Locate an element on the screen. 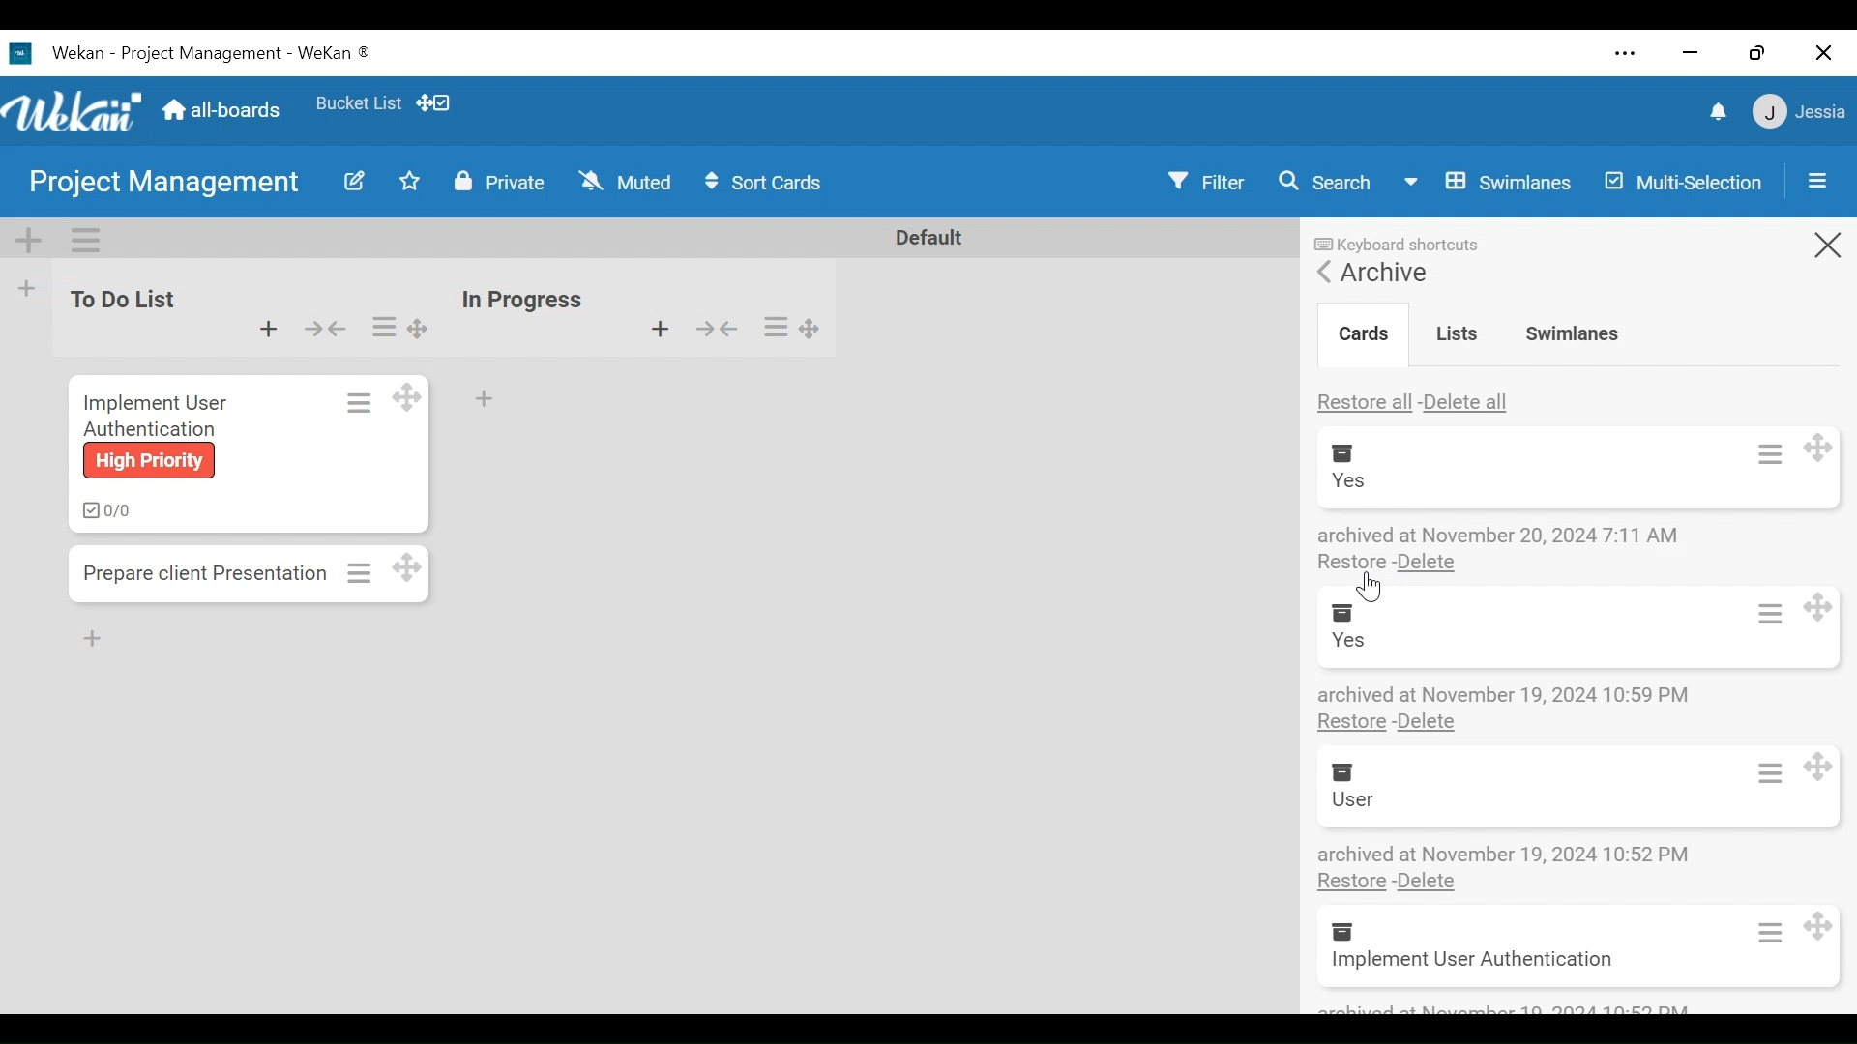  Delete all is located at coordinates (1471, 399).